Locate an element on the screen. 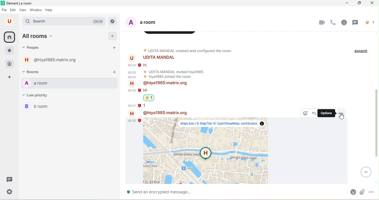 The image size is (379, 200). rooms is located at coordinates (32, 71).